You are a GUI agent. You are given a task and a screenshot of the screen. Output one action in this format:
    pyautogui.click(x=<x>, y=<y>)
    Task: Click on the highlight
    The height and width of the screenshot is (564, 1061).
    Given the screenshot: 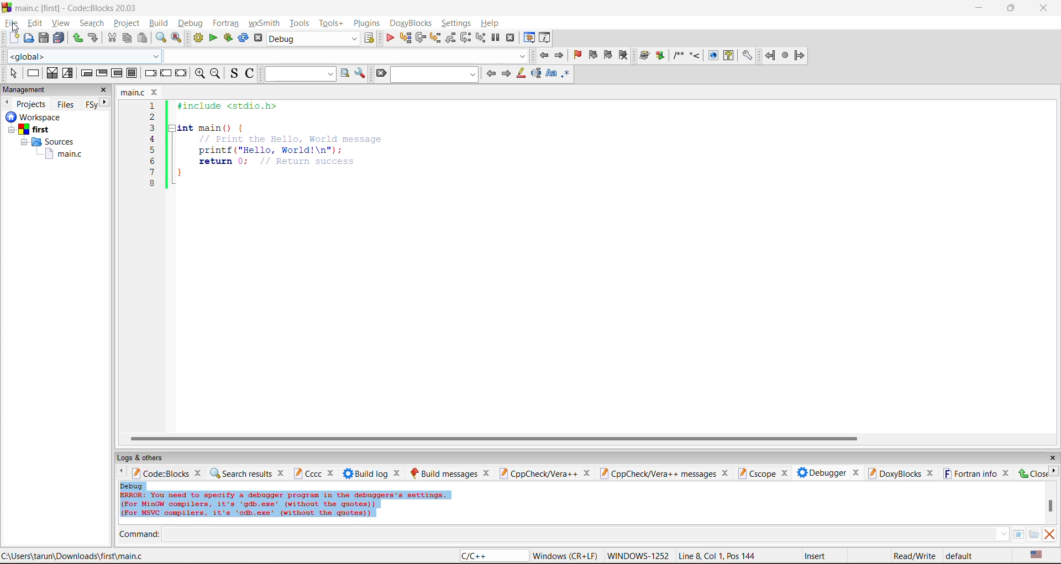 What is the action you would take?
    pyautogui.click(x=520, y=74)
    